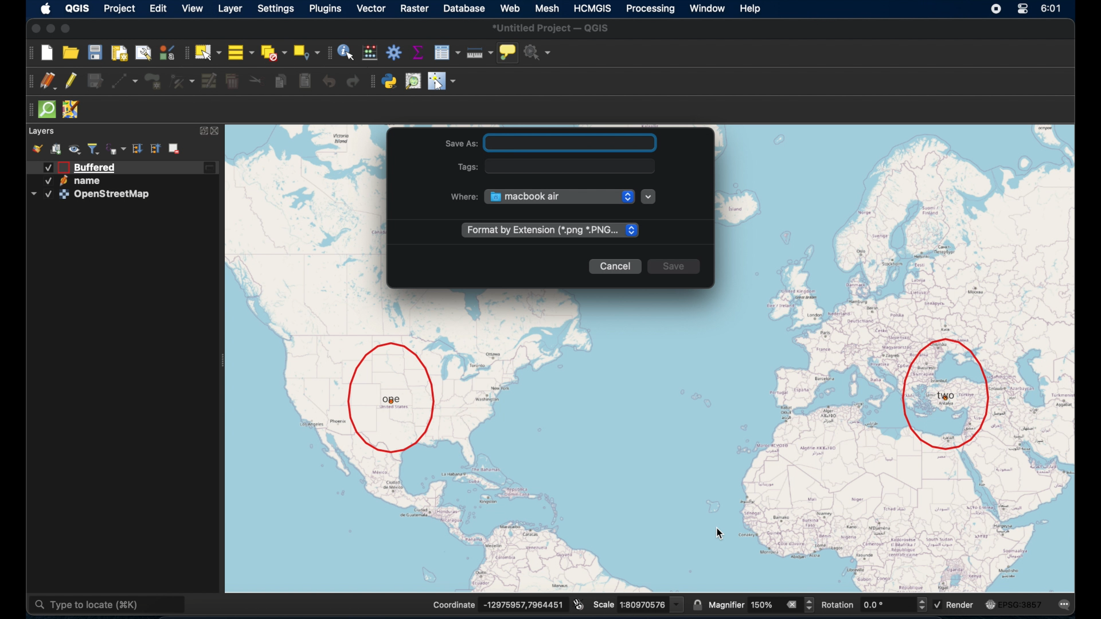  I want to click on python console, so click(389, 82).